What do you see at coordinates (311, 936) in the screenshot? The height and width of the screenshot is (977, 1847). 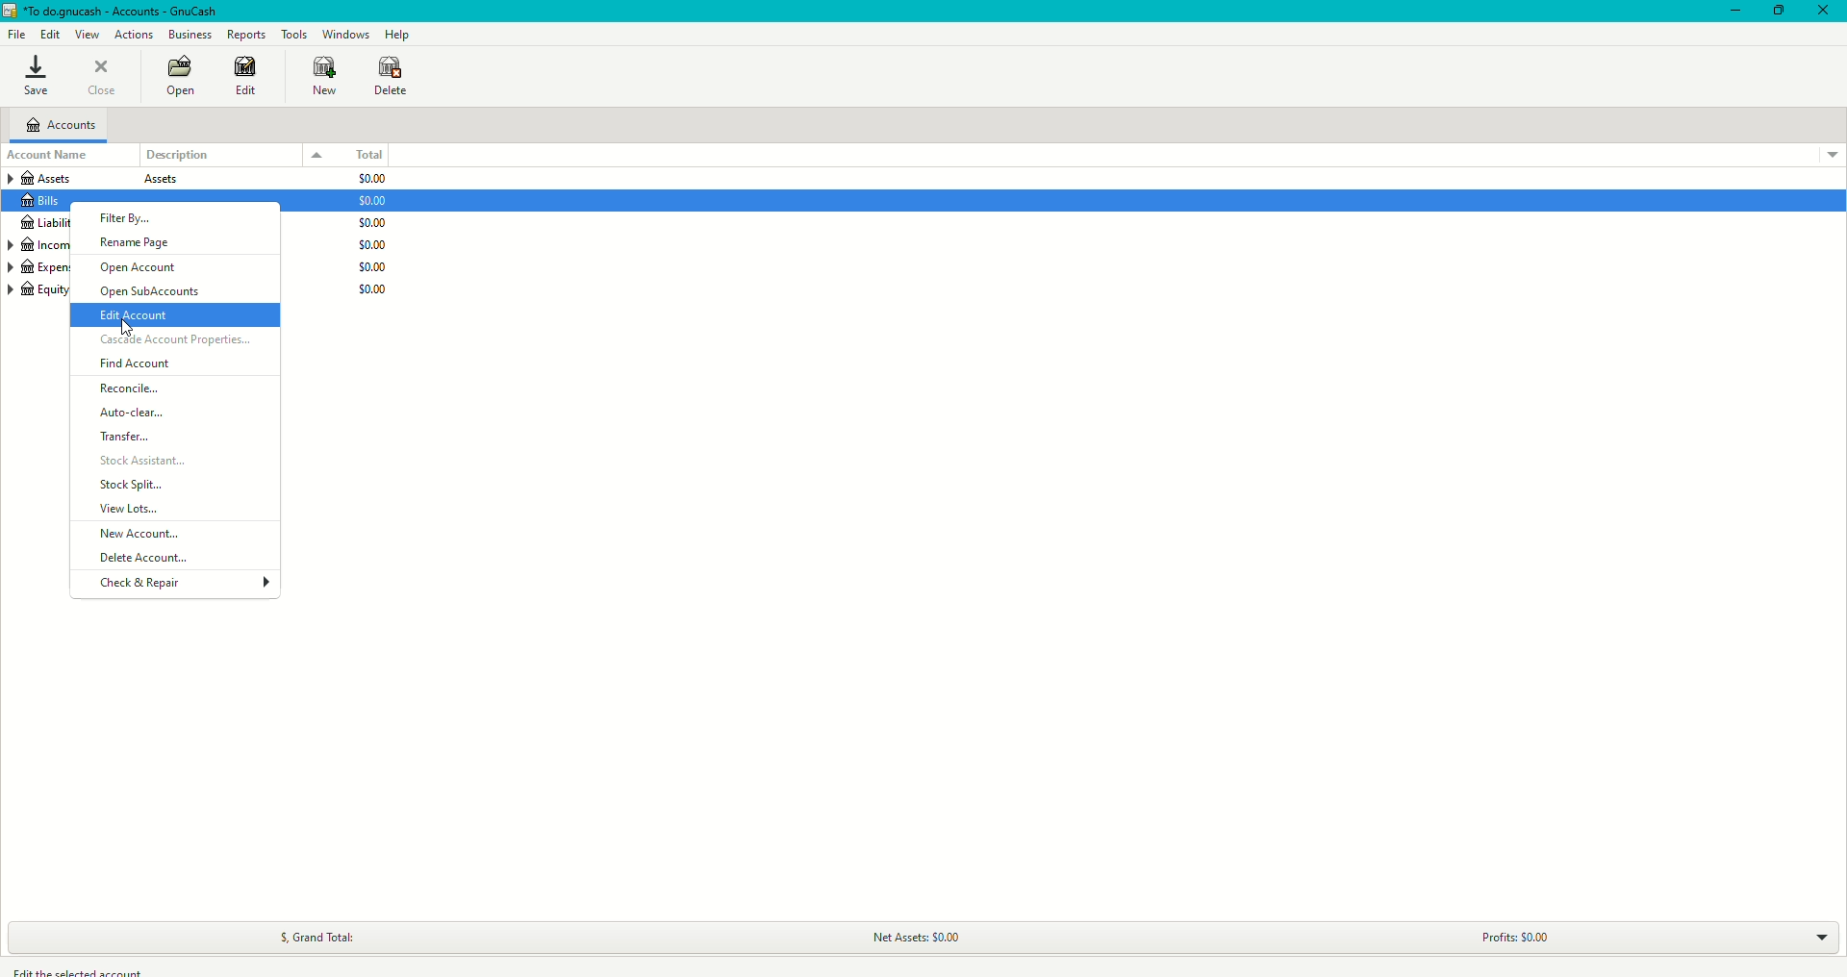 I see `Grand Total` at bounding box center [311, 936].